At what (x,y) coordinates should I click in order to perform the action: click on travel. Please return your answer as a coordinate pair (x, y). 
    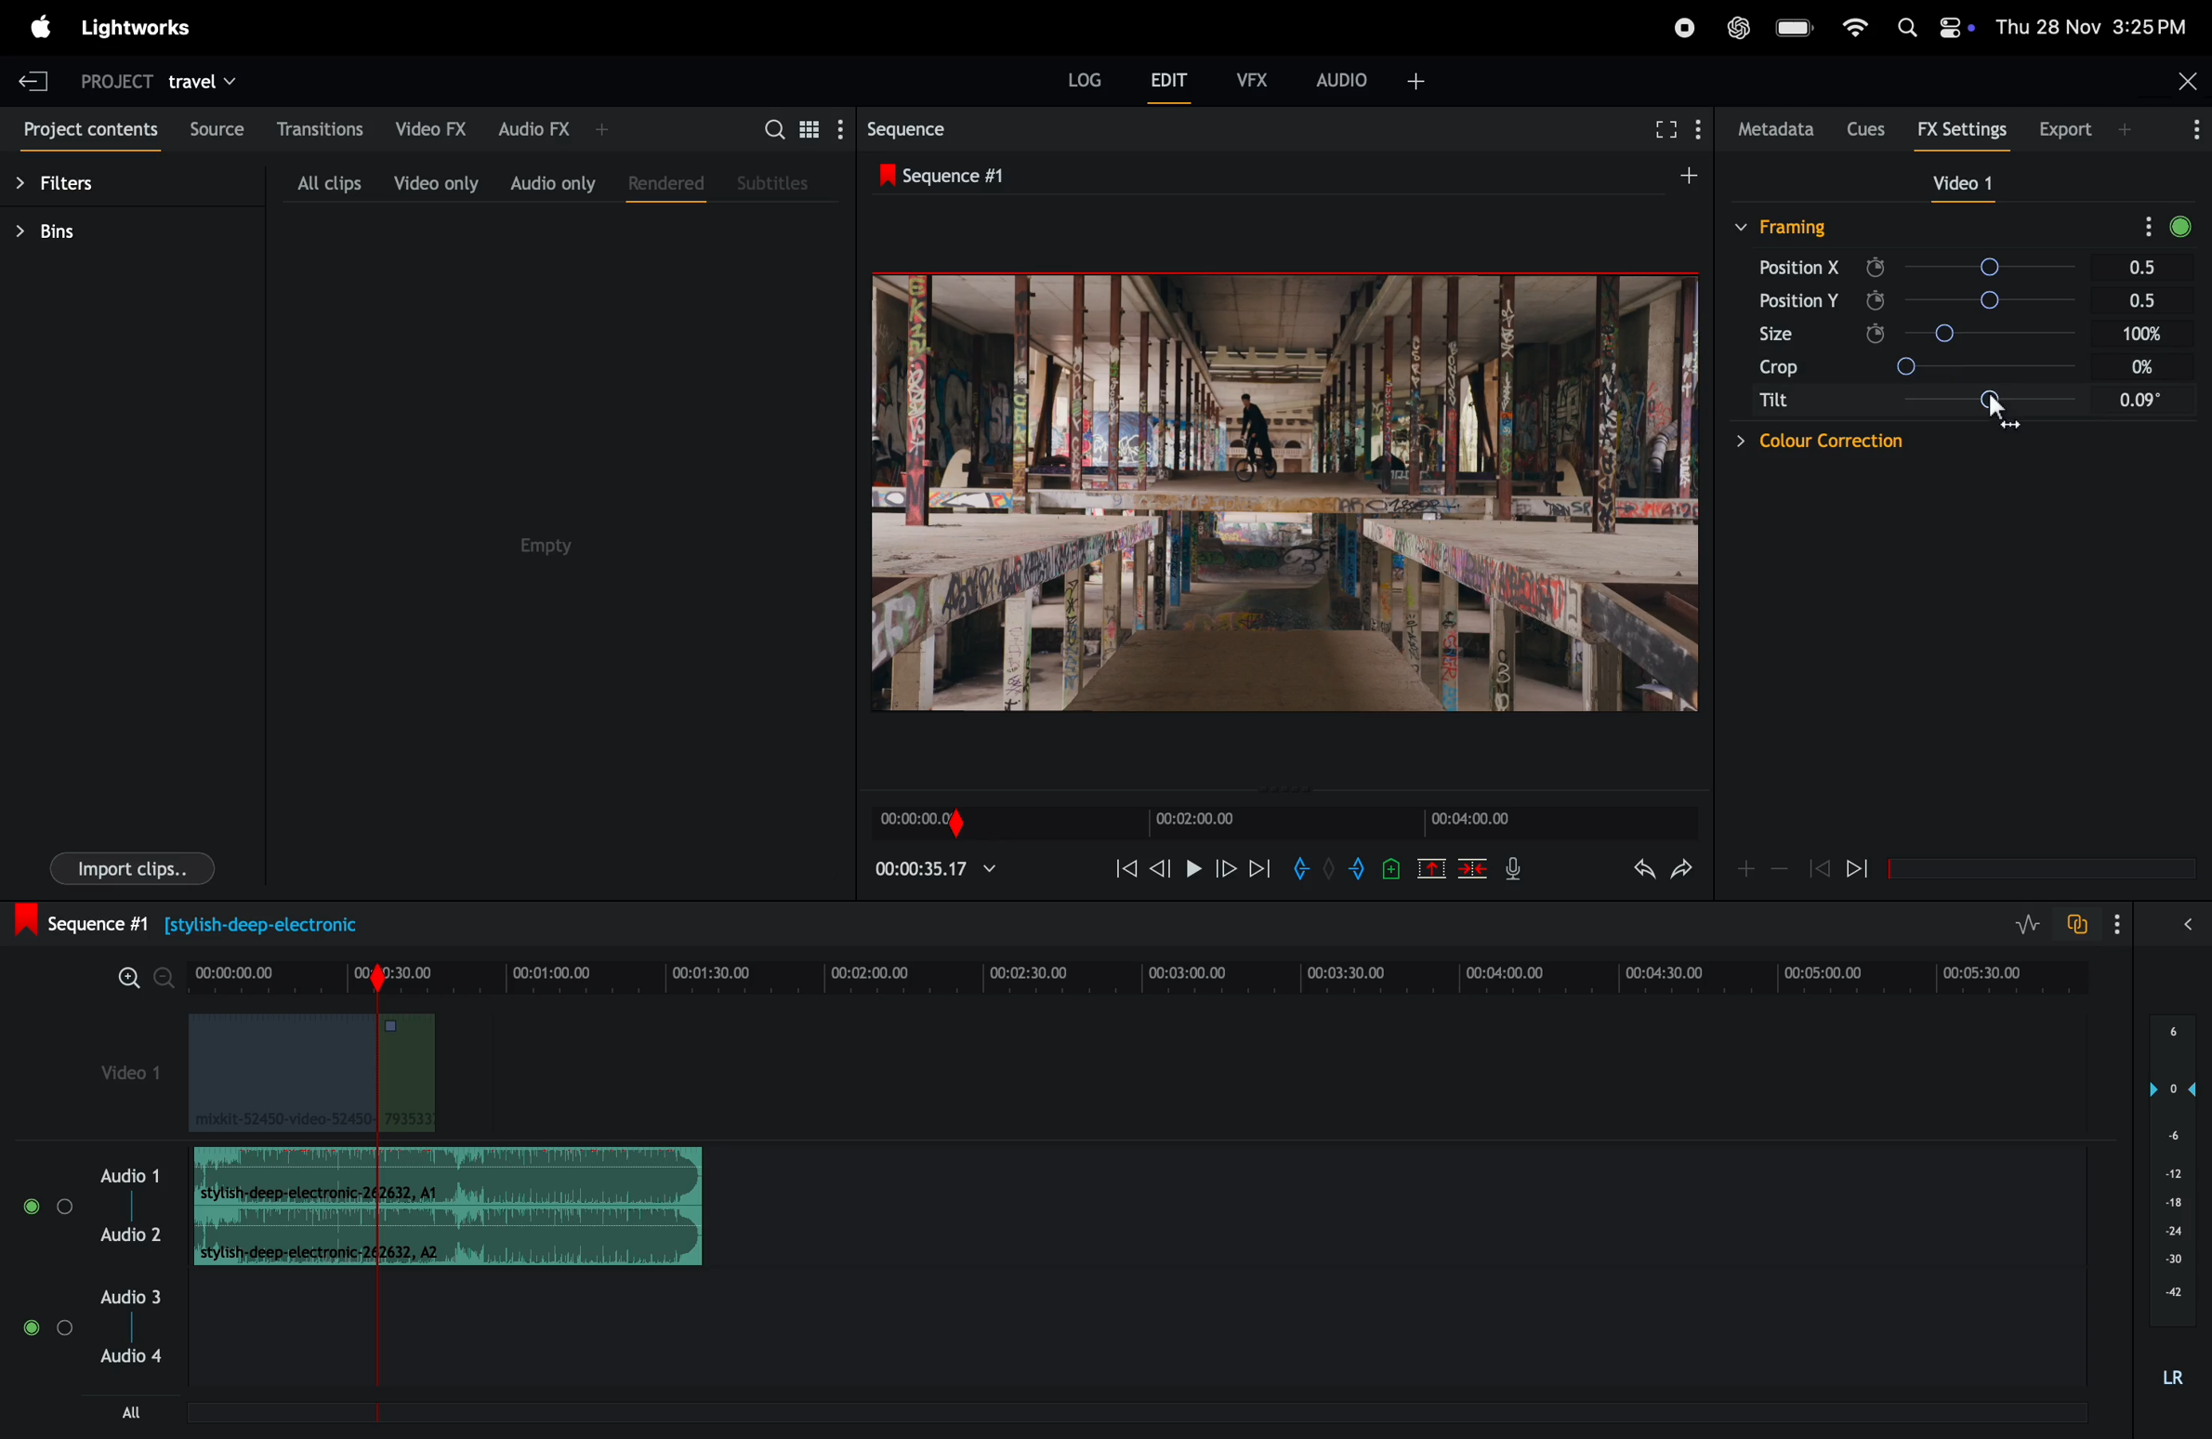
    Looking at the image, I should click on (208, 78).